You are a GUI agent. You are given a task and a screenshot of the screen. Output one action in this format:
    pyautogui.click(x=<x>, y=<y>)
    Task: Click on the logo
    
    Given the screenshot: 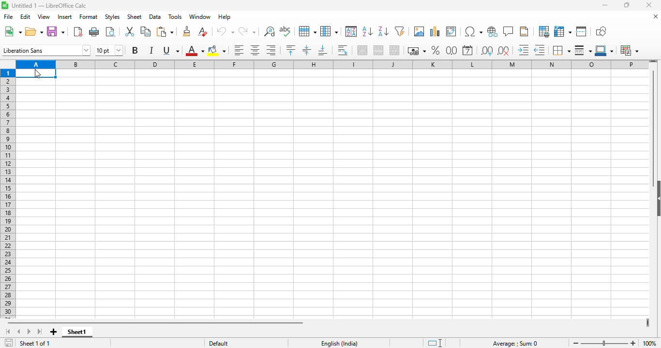 What is the action you would take?
    pyautogui.click(x=5, y=5)
    